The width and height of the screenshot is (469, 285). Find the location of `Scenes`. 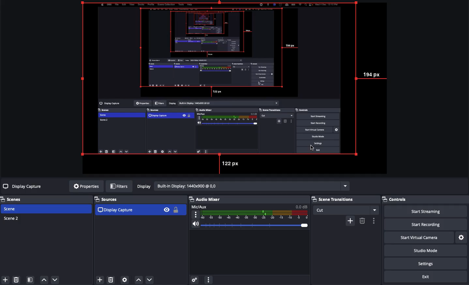

Scenes is located at coordinates (15, 199).